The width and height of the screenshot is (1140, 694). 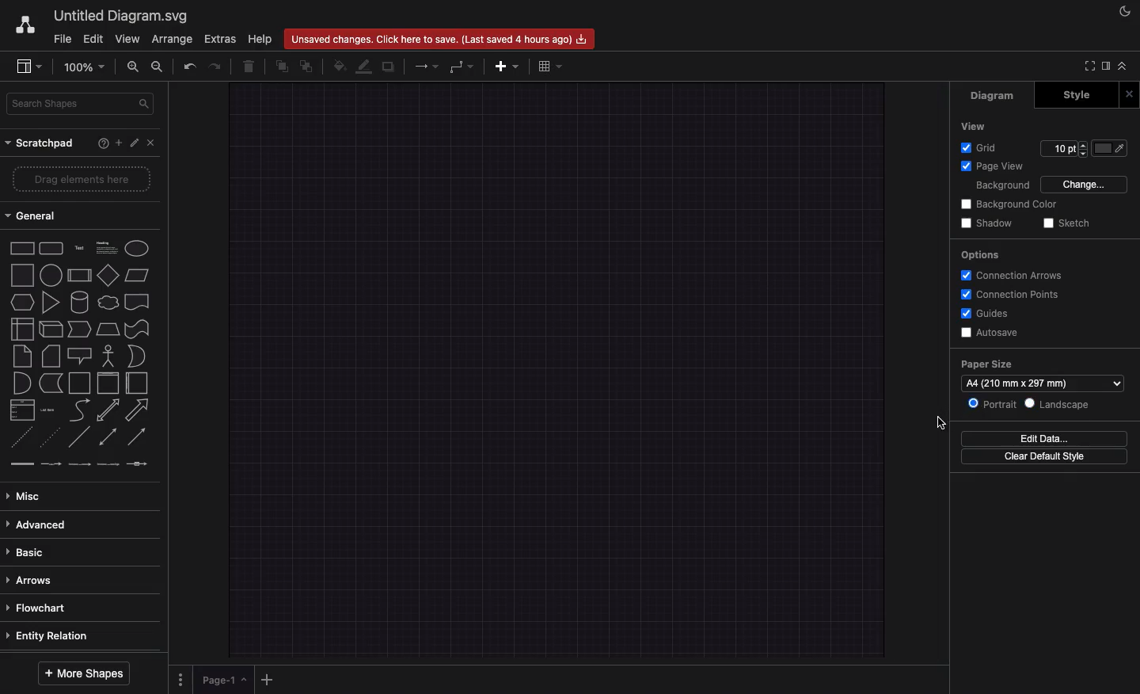 What do you see at coordinates (1092, 66) in the screenshot?
I see `Full screen` at bounding box center [1092, 66].